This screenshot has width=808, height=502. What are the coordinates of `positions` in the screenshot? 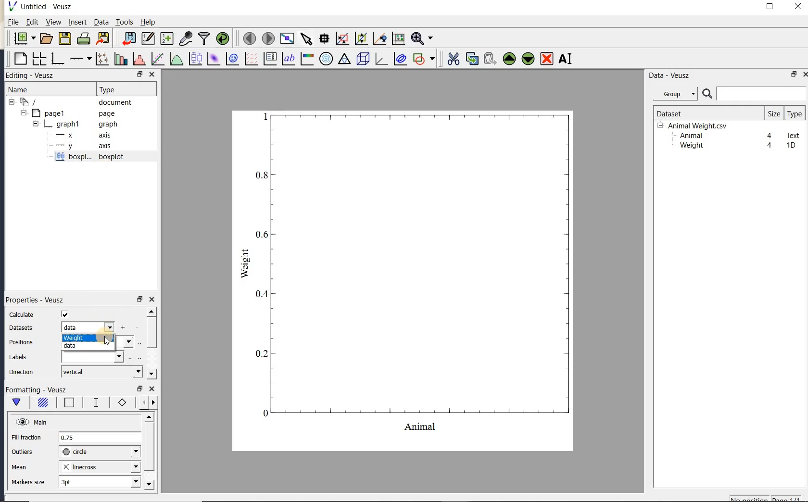 It's located at (21, 343).